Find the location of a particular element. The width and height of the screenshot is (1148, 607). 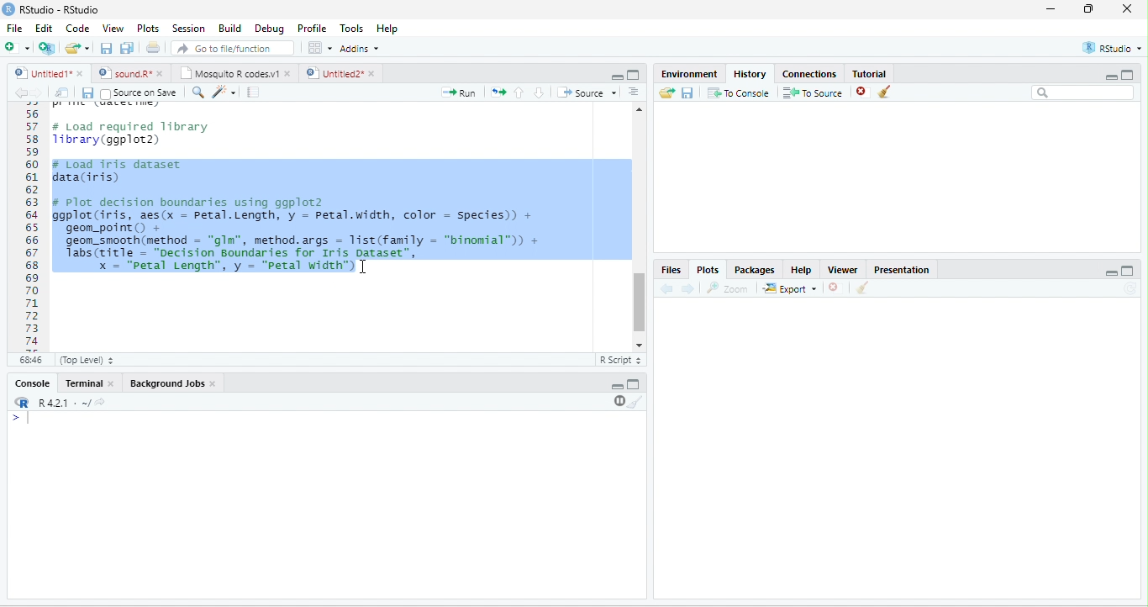

Untitled2 is located at coordinates (333, 73).